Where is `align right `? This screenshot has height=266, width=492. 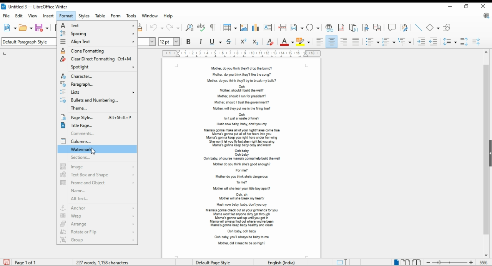 align right  is located at coordinates (345, 42).